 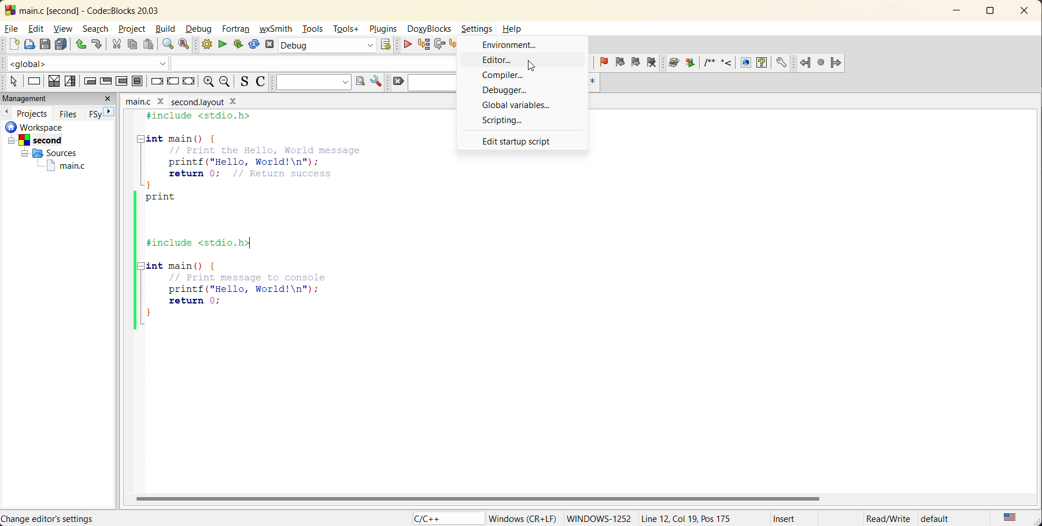 I want to click on block instruction, so click(x=137, y=81).